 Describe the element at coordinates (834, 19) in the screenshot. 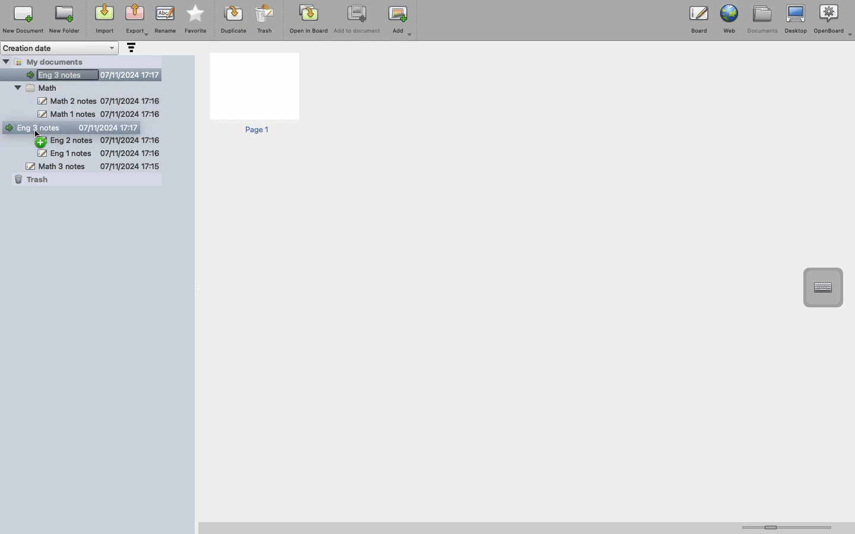

I see `OpenBoard` at that location.